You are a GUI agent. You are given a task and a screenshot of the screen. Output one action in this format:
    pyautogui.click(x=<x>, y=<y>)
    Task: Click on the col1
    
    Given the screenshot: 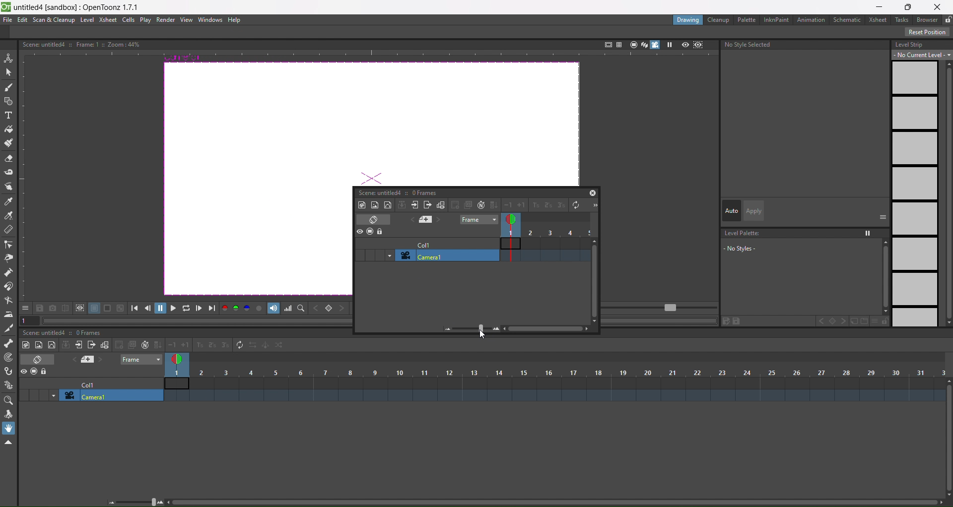 What is the action you would take?
    pyautogui.click(x=423, y=244)
    